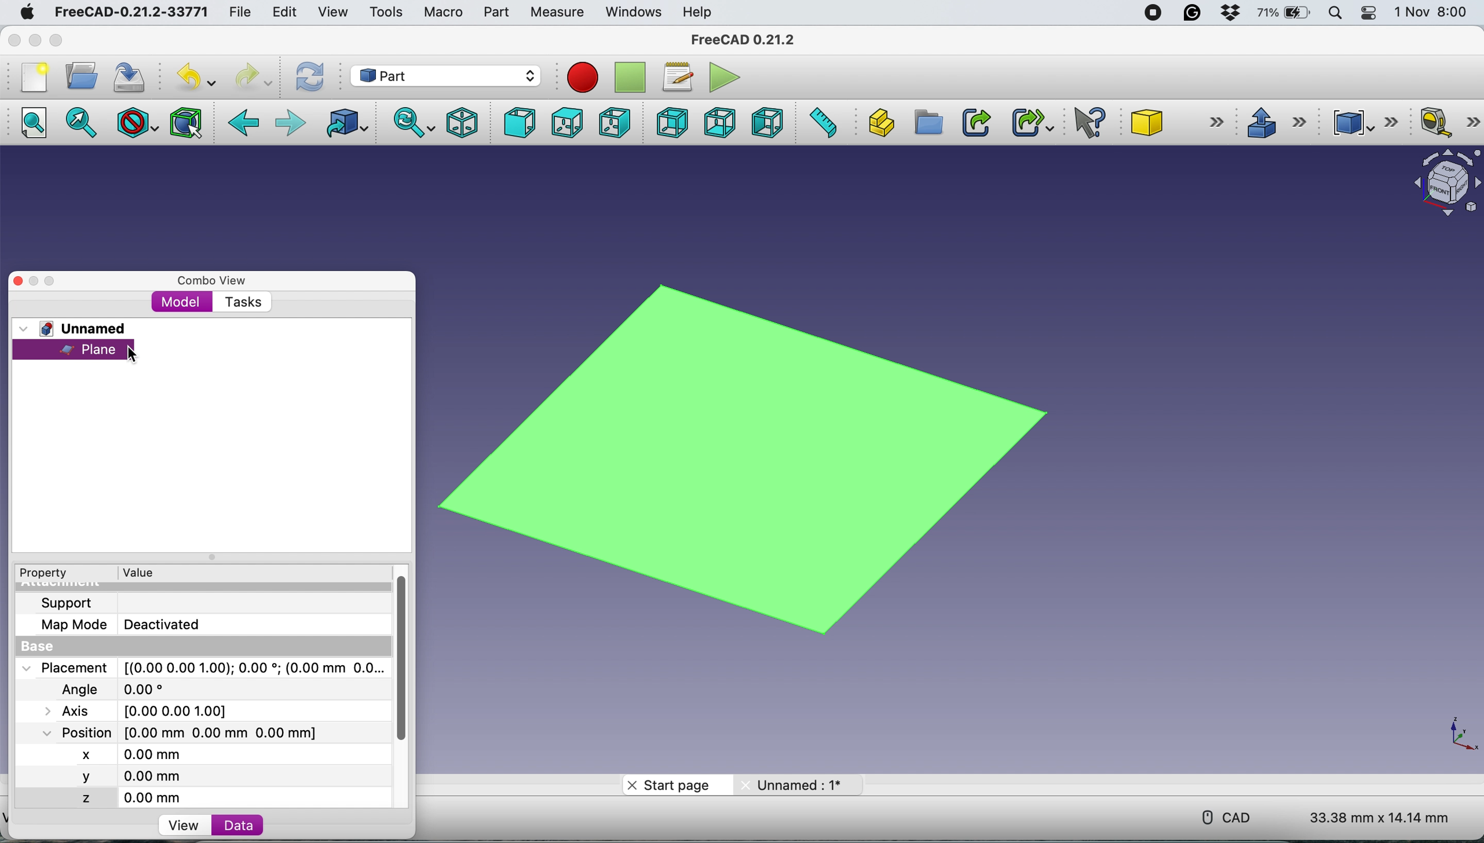 This screenshot has width=1484, height=843. What do you see at coordinates (672, 787) in the screenshot?
I see `start page` at bounding box center [672, 787].